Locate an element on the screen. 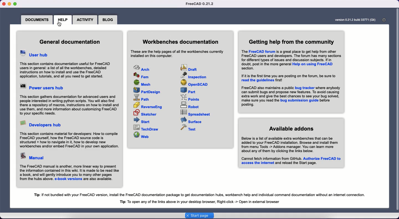  General documentation is located at coordinates (70, 42).